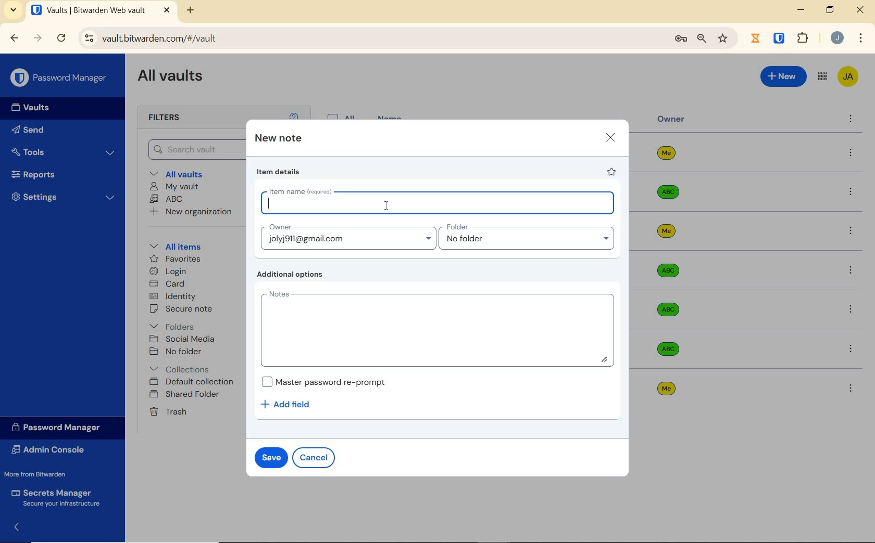  Describe the element at coordinates (723, 39) in the screenshot. I see `bookmark` at that location.